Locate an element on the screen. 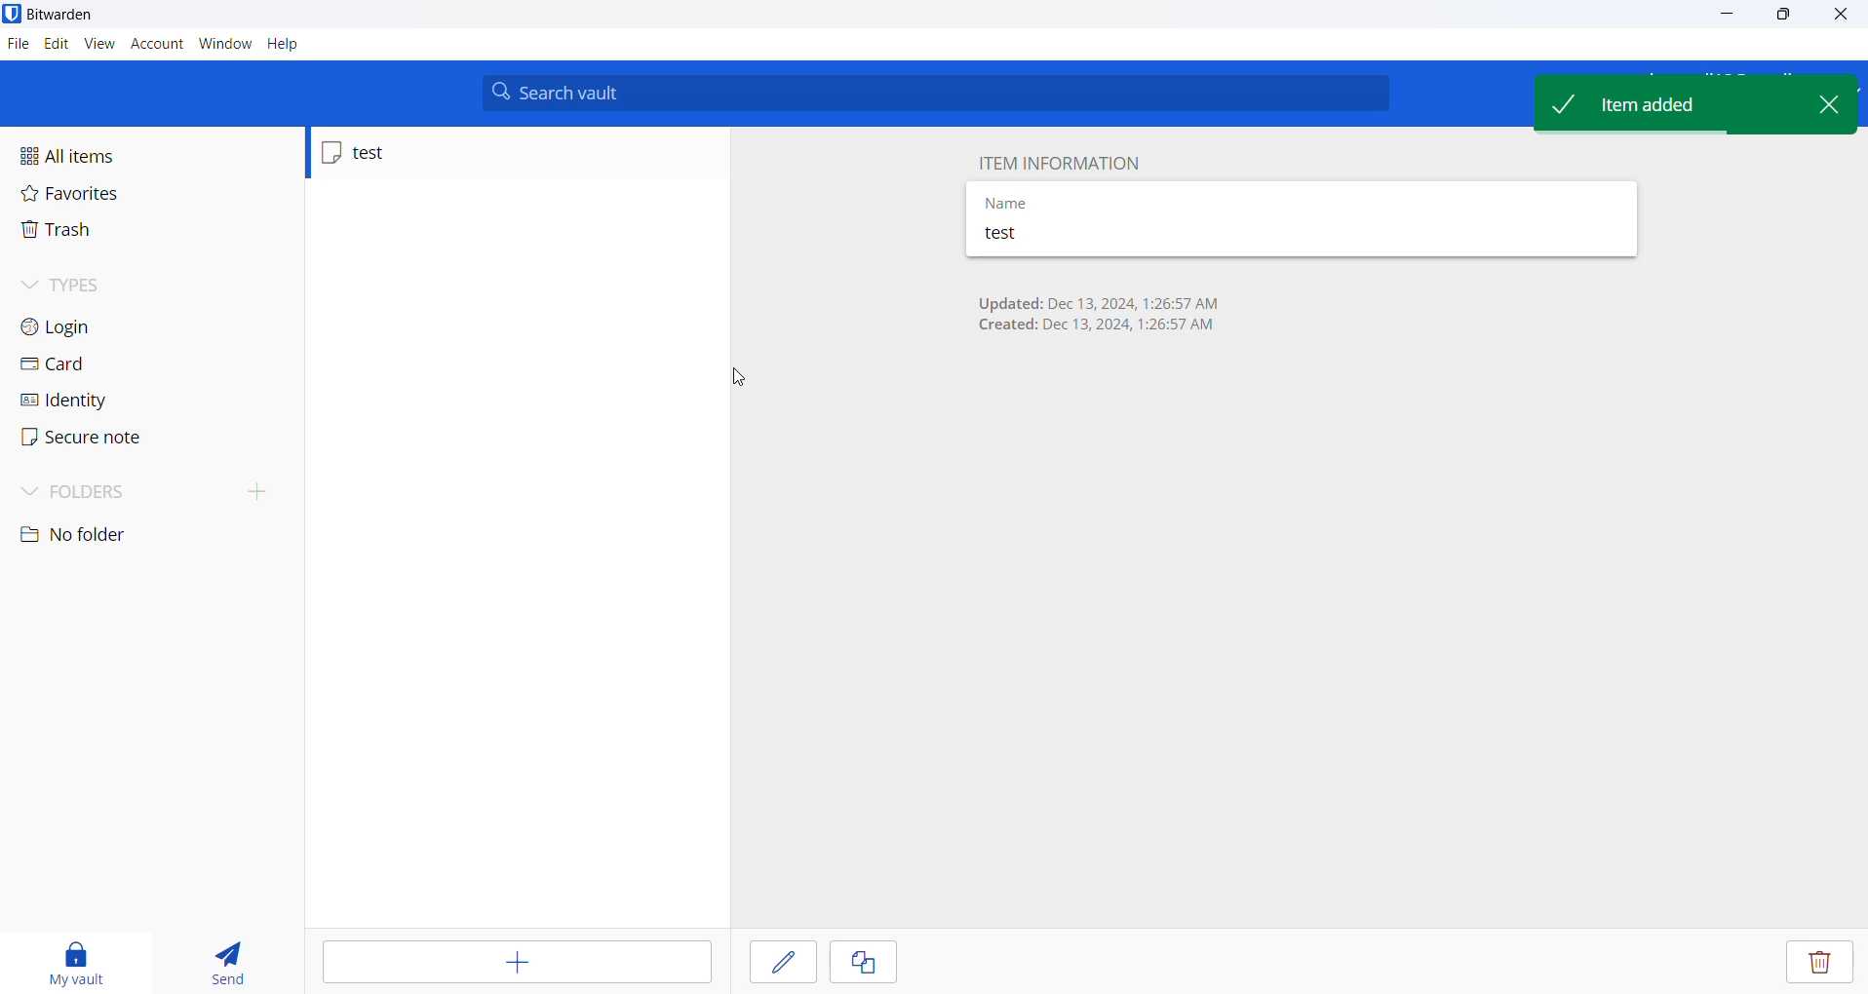 The width and height of the screenshot is (1868, 994). name heading is located at coordinates (1049, 200).